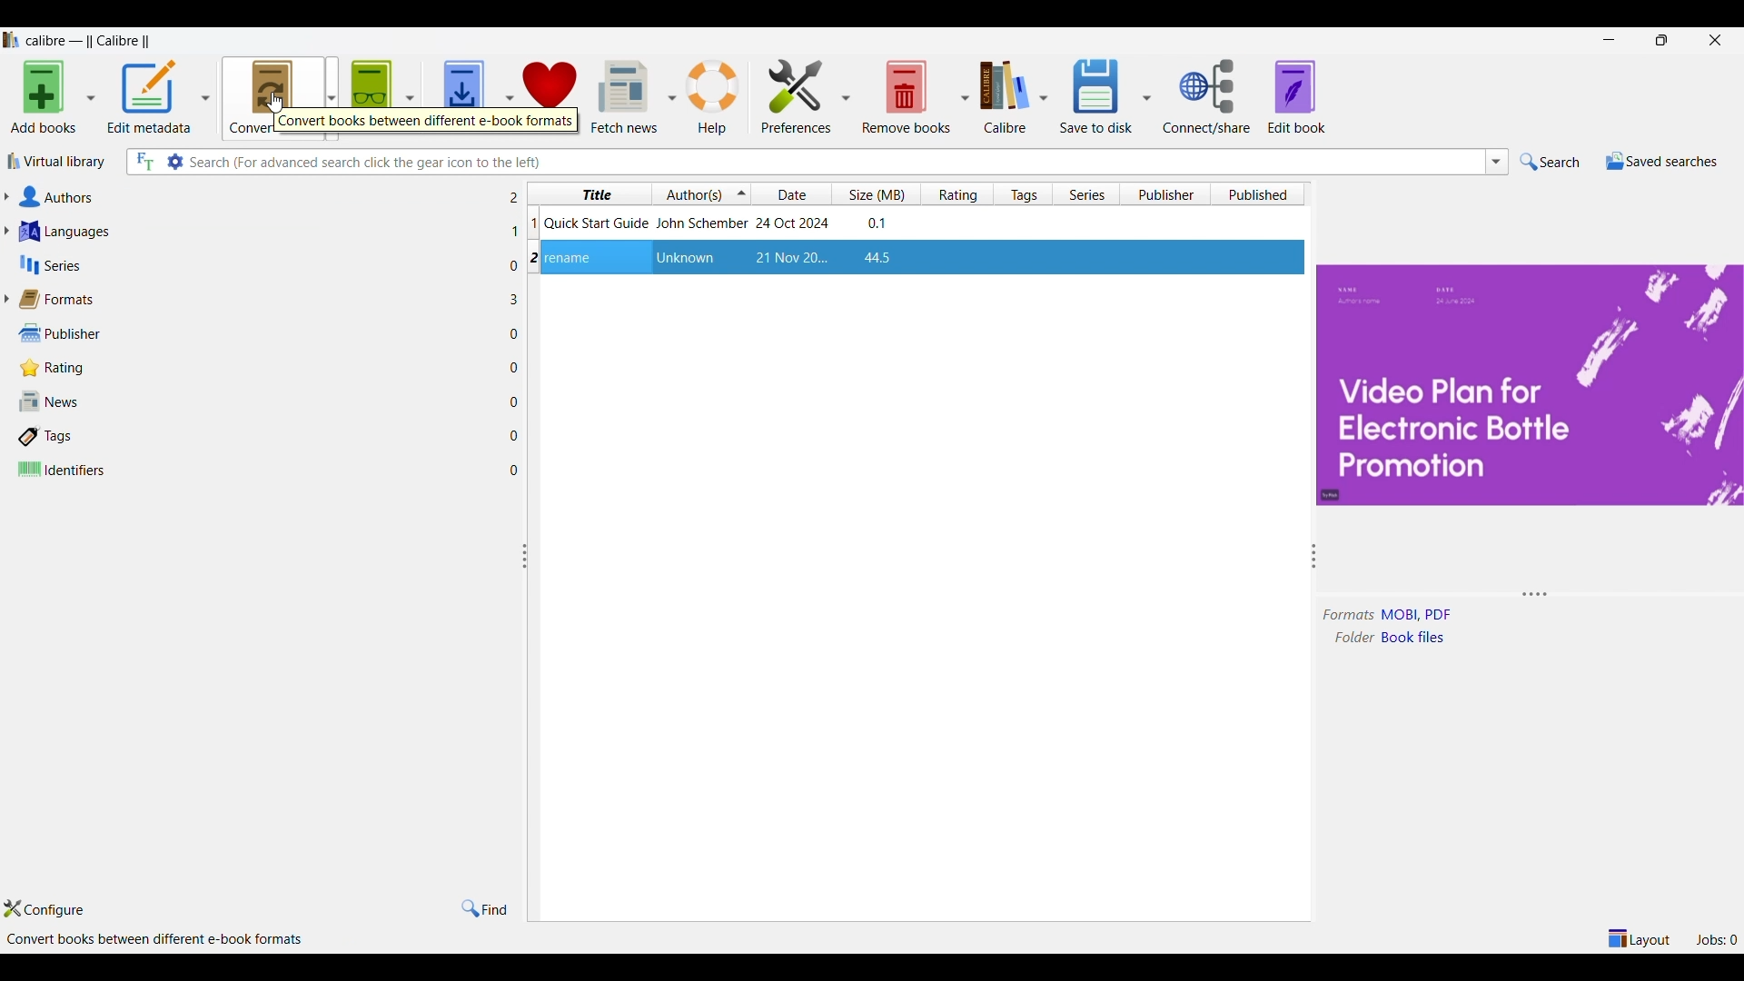 The width and height of the screenshot is (1744, 981). What do you see at coordinates (372, 97) in the screenshot?
I see `View` at bounding box center [372, 97].